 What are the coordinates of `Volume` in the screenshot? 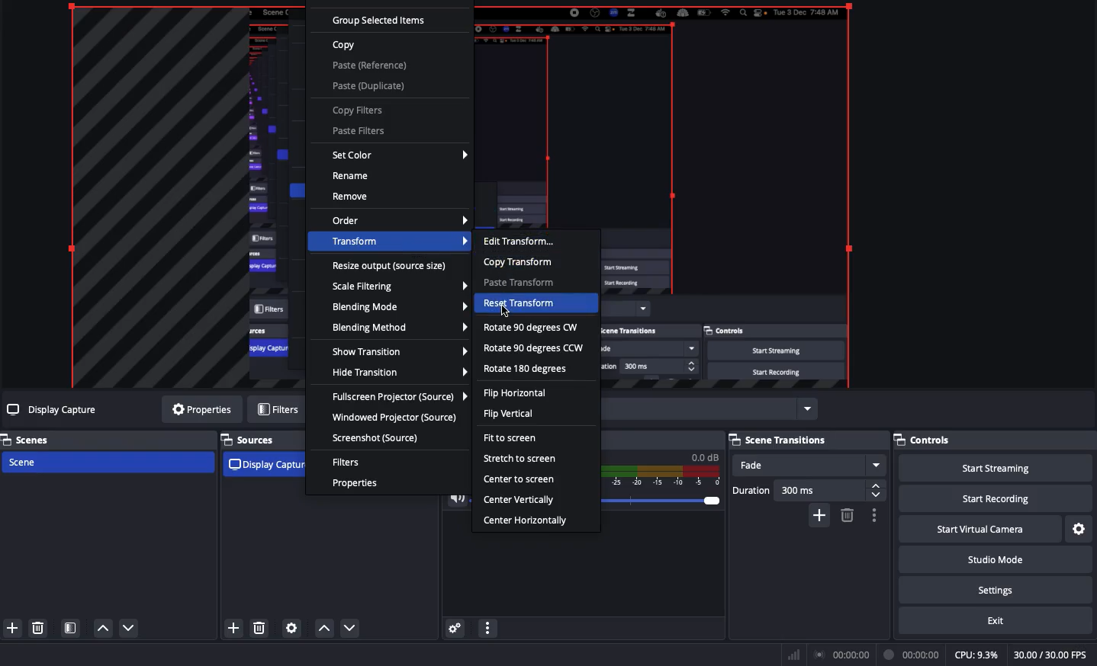 It's located at (465, 498).